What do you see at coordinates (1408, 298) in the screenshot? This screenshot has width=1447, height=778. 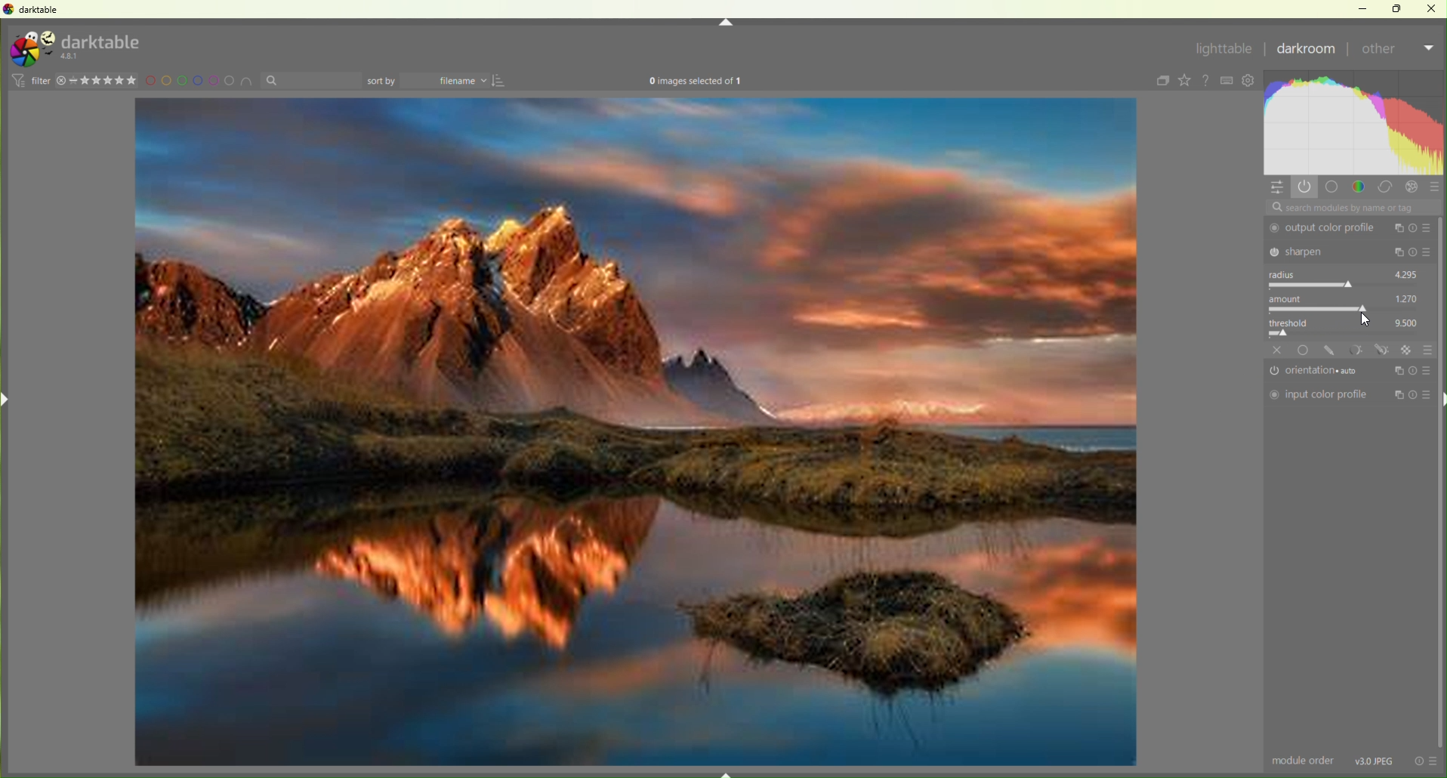 I see `value` at bounding box center [1408, 298].